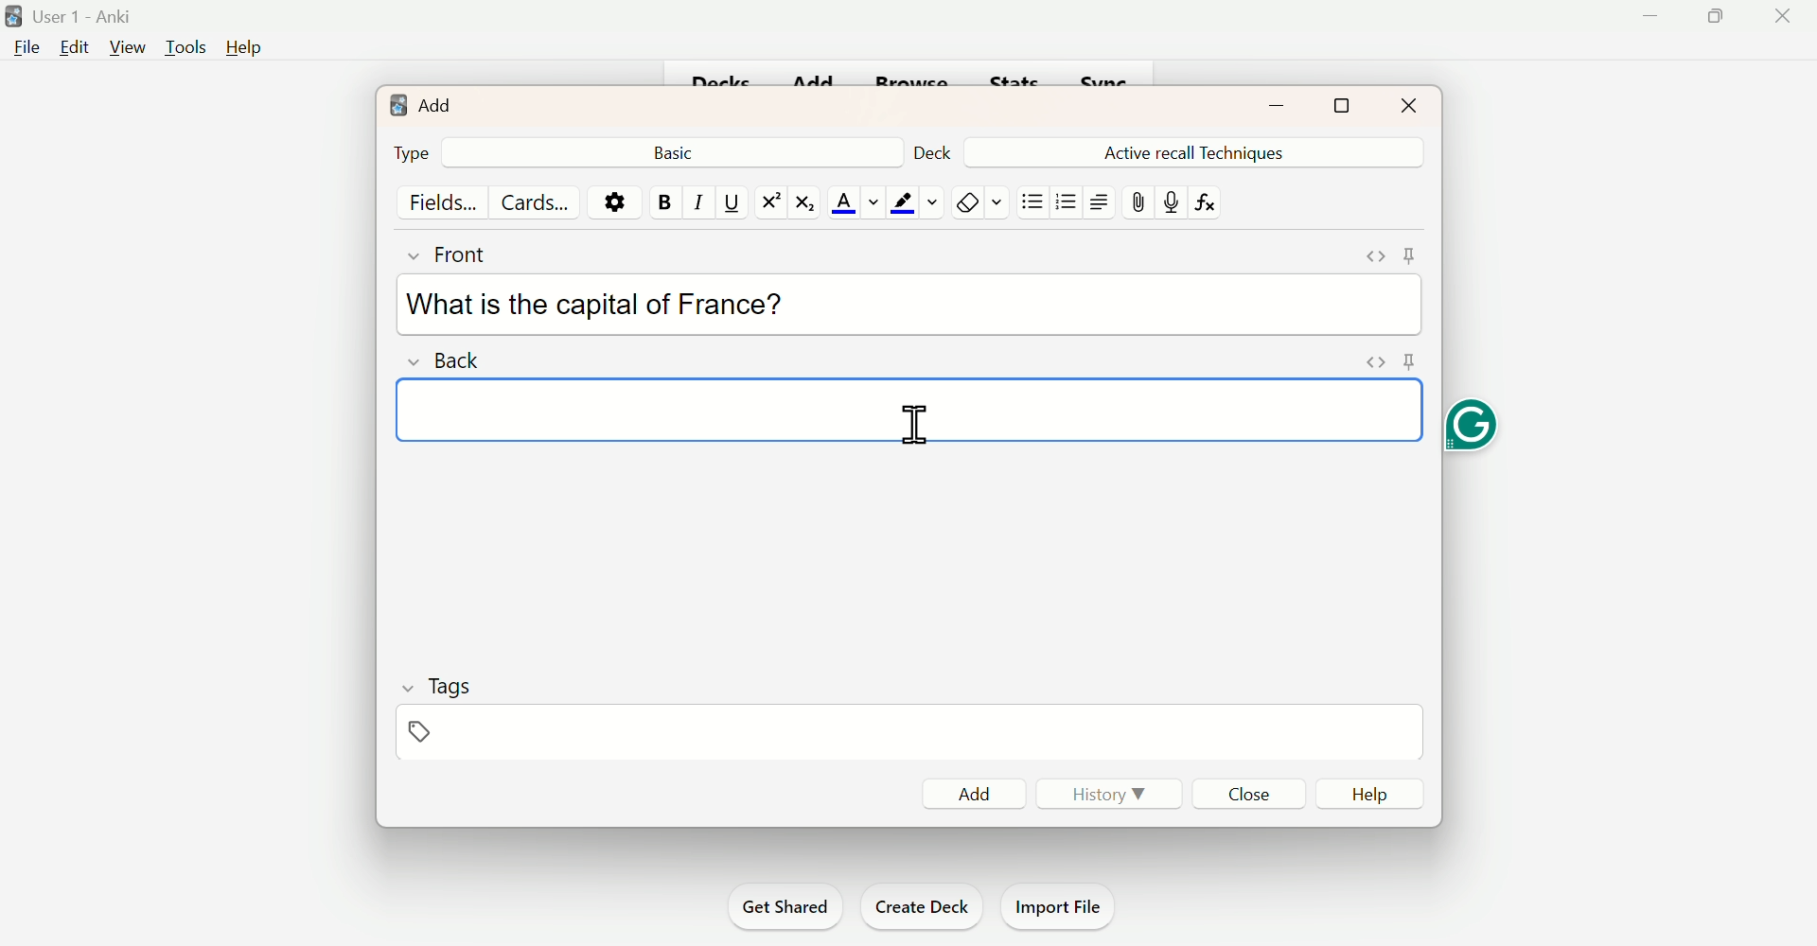 The height and width of the screenshot is (946, 1817). I want to click on Subscript, so click(803, 203).